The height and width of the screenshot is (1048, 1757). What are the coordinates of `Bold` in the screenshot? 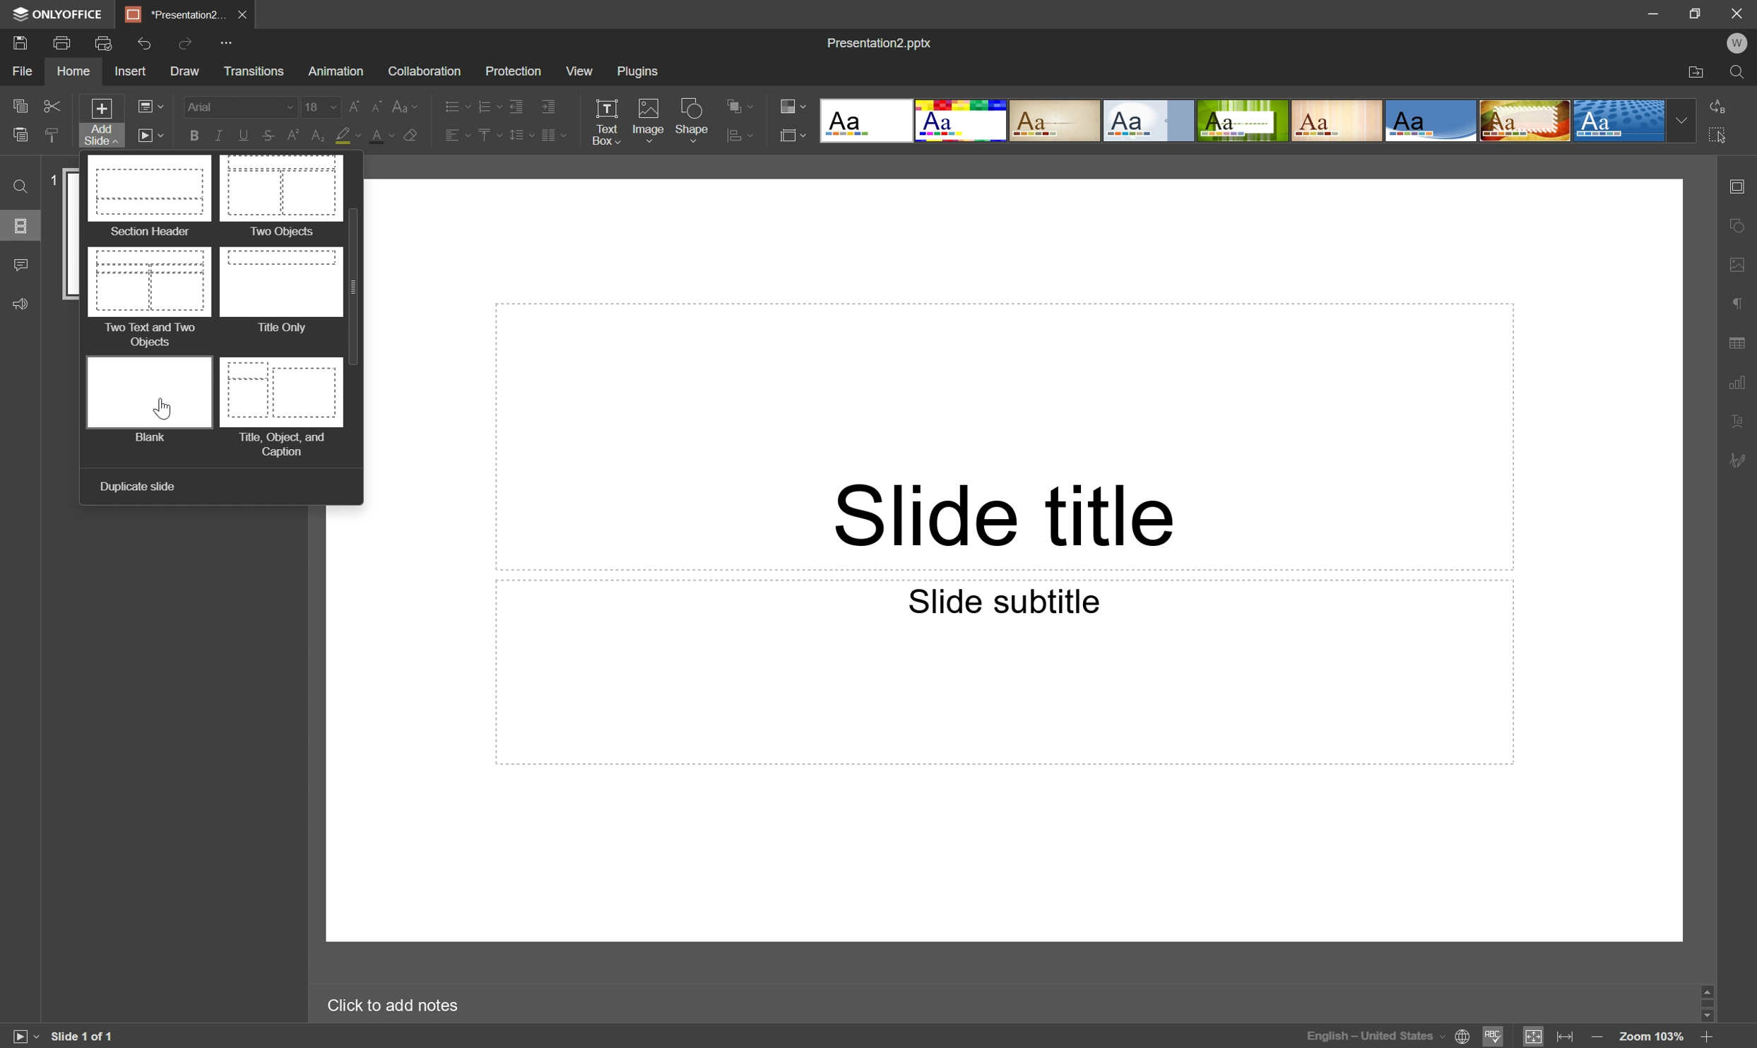 It's located at (194, 135).